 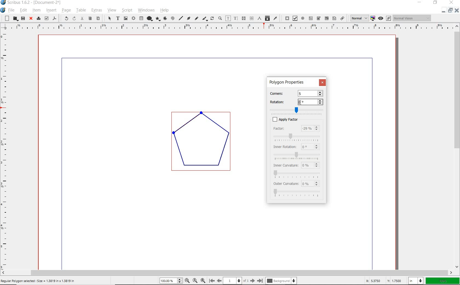 I want to click on INNER ROTATION, so click(x=284, y=146).